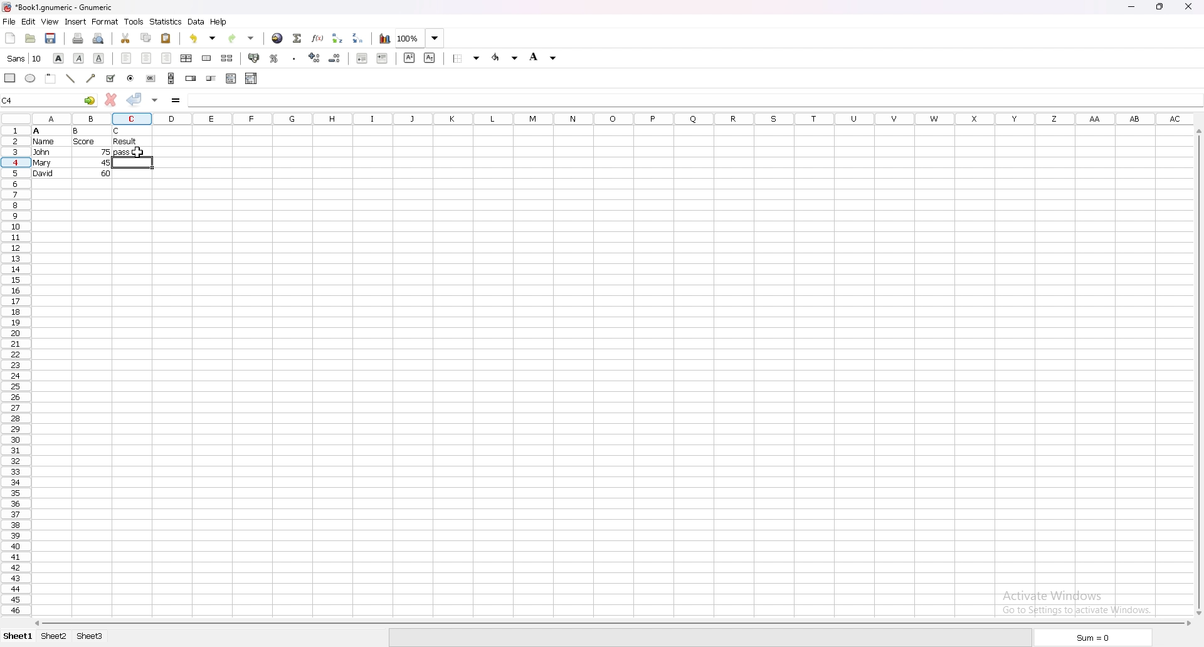 Image resolution: width=1204 pixels, height=647 pixels. Describe the element at coordinates (107, 152) in the screenshot. I see `75` at that location.